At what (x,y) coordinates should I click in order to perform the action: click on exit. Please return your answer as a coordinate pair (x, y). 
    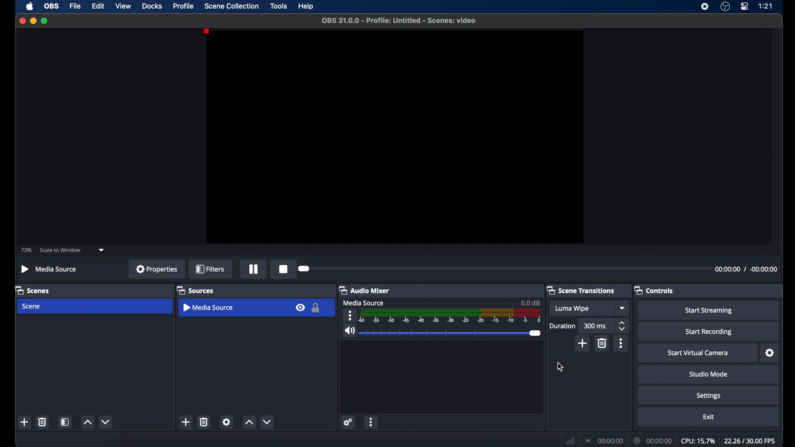
    Looking at the image, I should click on (709, 417).